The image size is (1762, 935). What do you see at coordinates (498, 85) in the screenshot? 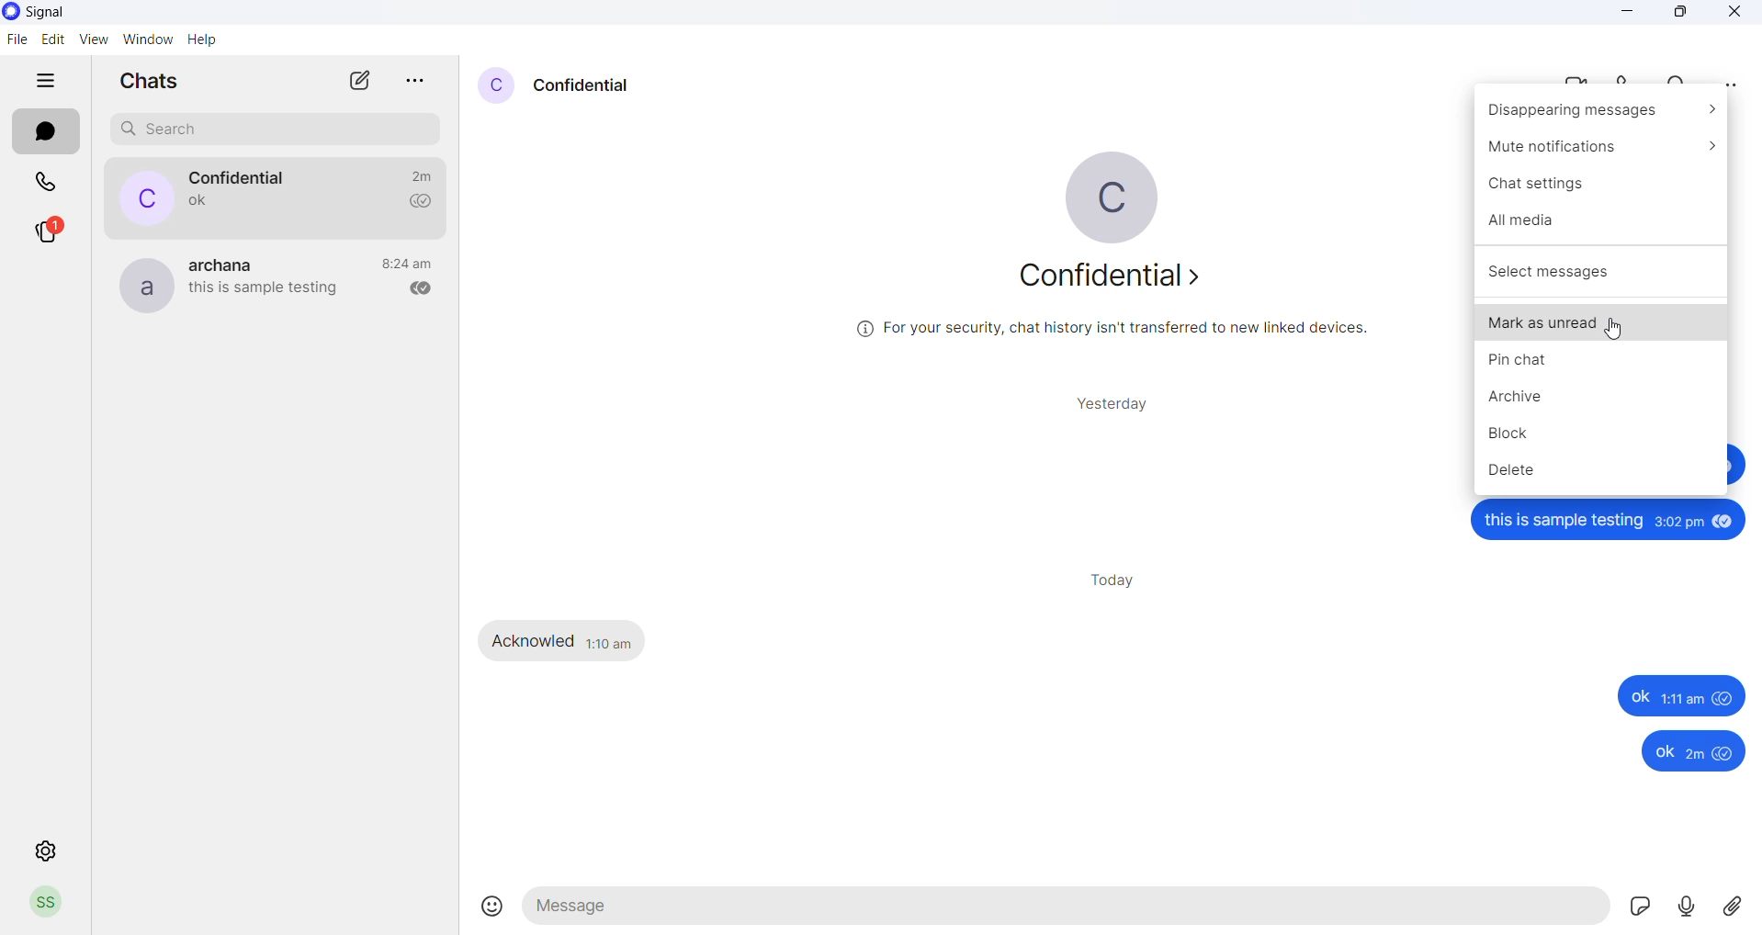
I see `profile picture` at bounding box center [498, 85].